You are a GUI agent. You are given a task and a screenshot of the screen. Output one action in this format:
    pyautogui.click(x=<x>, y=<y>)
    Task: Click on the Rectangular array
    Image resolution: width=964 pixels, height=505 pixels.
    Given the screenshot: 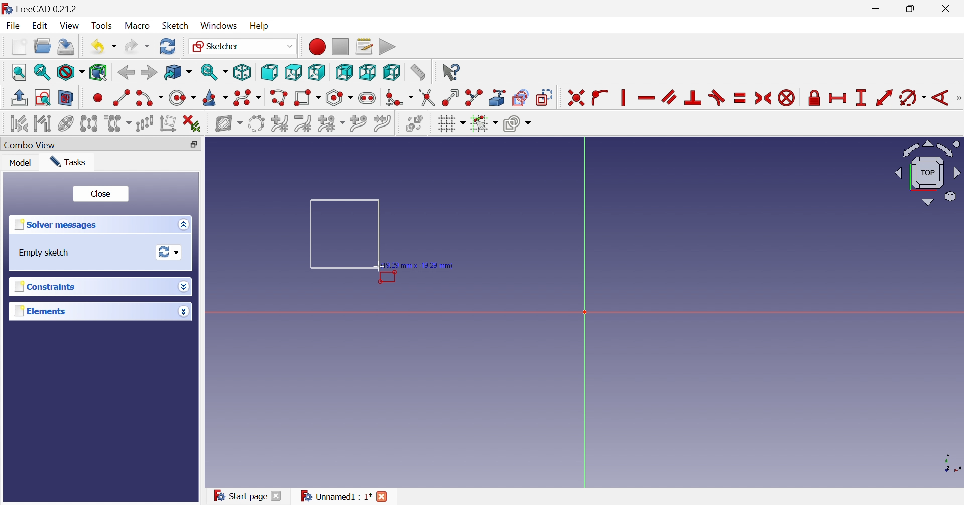 What is the action you would take?
    pyautogui.click(x=145, y=123)
    